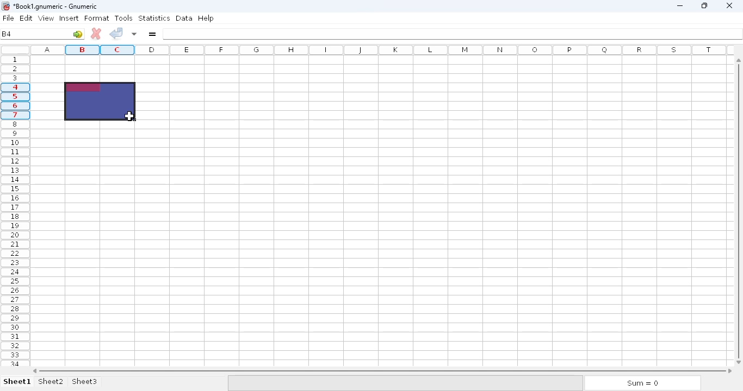 Image resolution: width=743 pixels, height=391 pixels. I want to click on enter formula, so click(153, 34).